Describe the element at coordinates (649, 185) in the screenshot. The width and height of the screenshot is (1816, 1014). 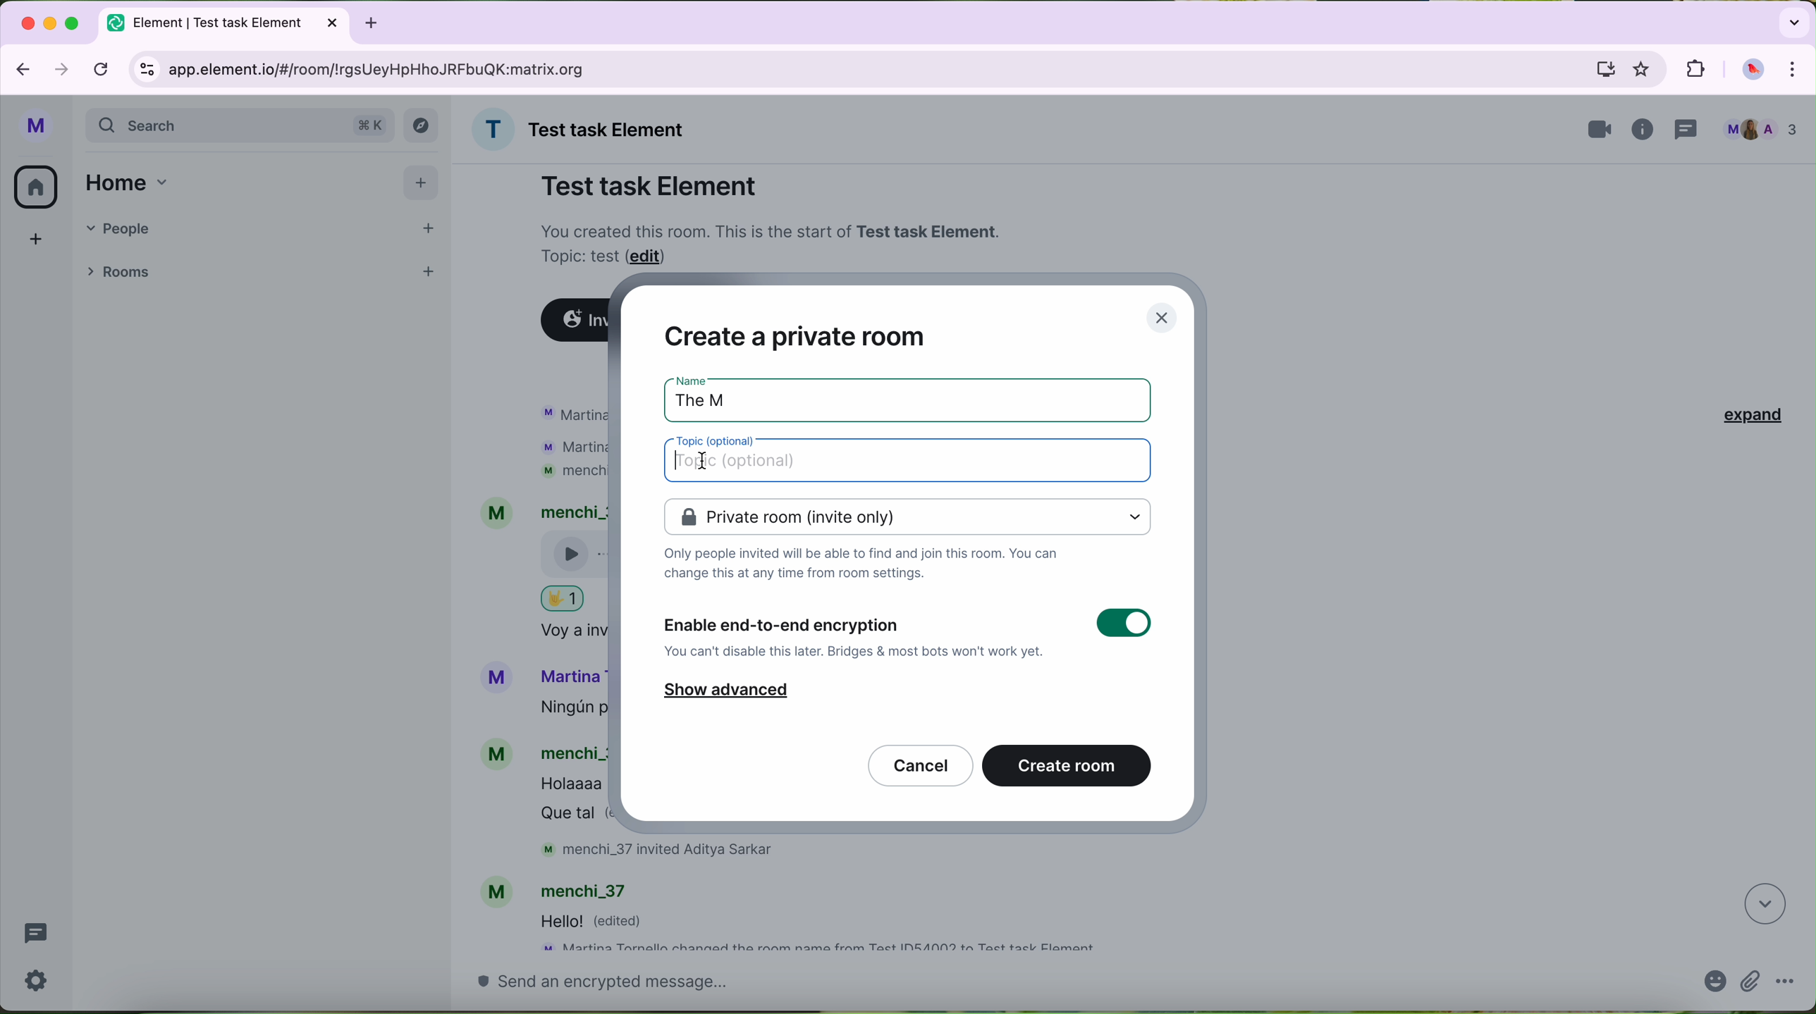
I see `Test task Element` at that location.